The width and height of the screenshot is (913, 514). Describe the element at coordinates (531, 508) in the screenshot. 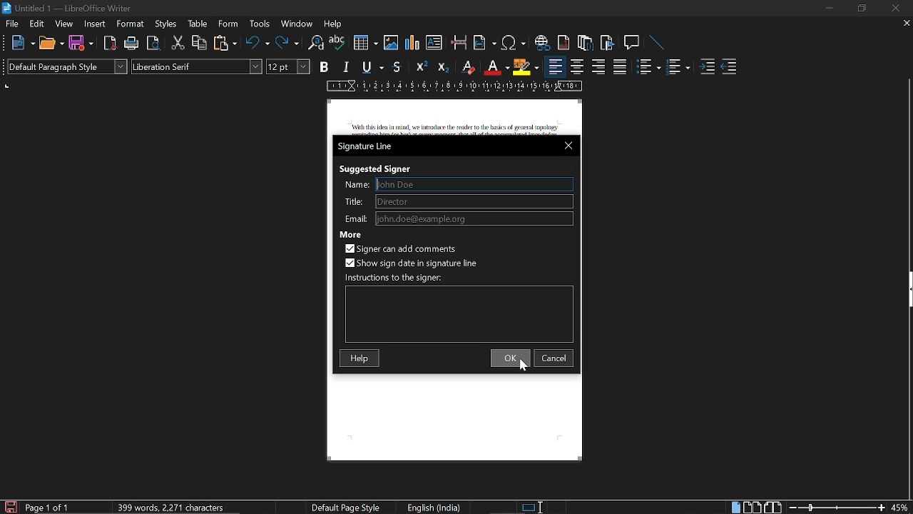

I see `standard selection` at that location.